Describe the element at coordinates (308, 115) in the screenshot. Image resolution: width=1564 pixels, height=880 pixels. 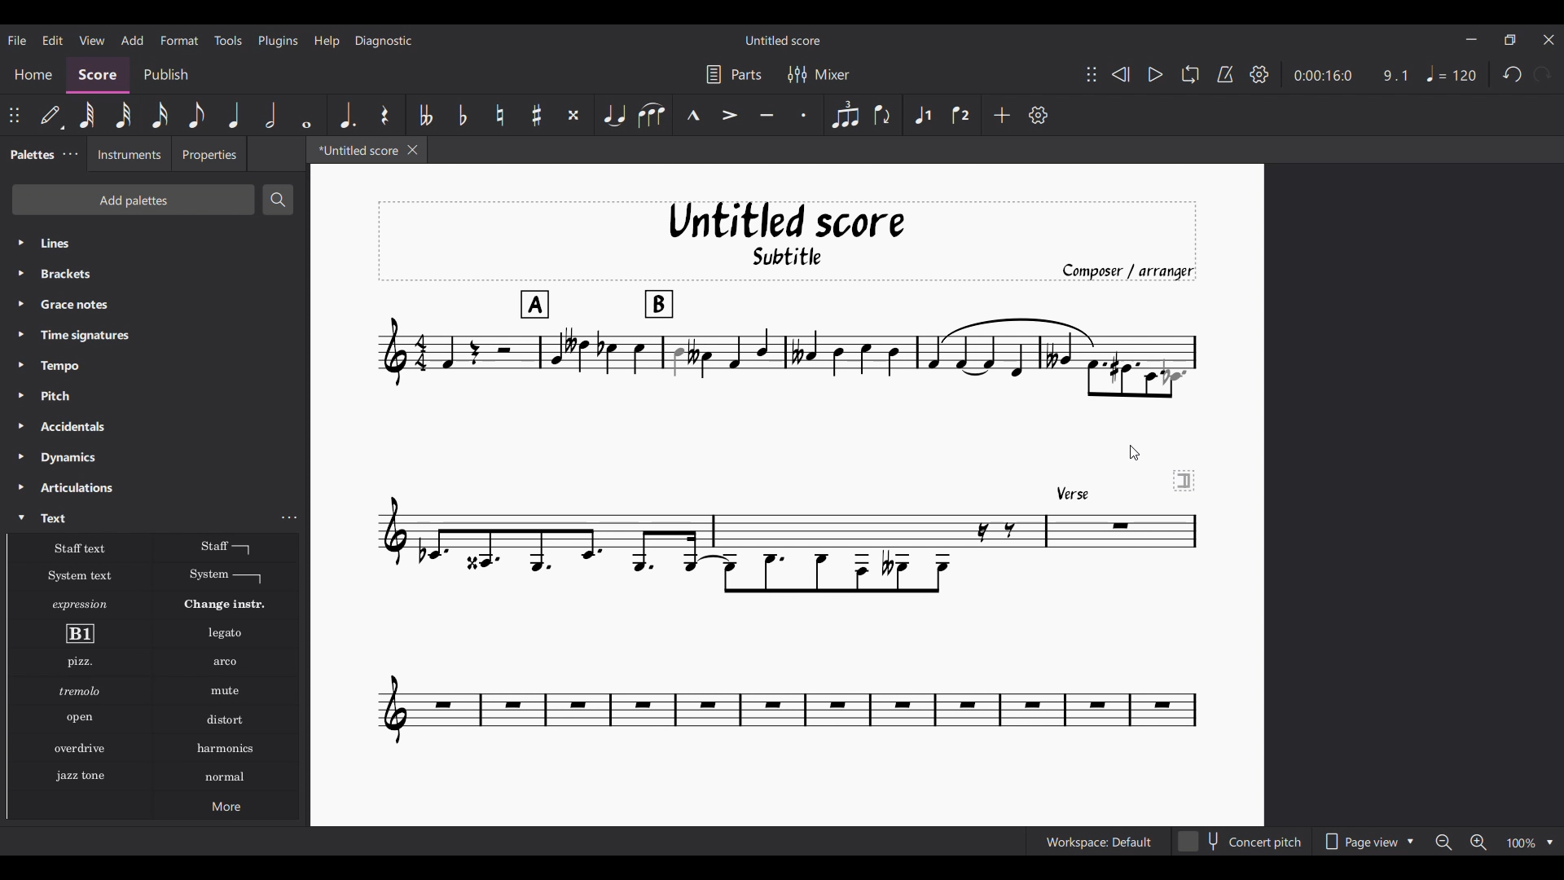
I see `Whole note` at that location.